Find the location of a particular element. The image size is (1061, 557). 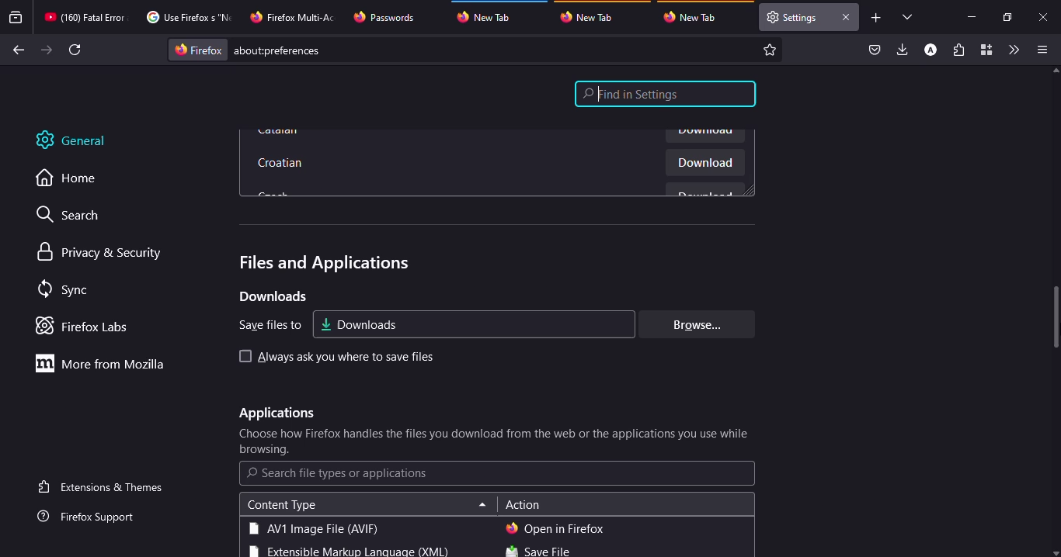

files & applications is located at coordinates (314, 260).